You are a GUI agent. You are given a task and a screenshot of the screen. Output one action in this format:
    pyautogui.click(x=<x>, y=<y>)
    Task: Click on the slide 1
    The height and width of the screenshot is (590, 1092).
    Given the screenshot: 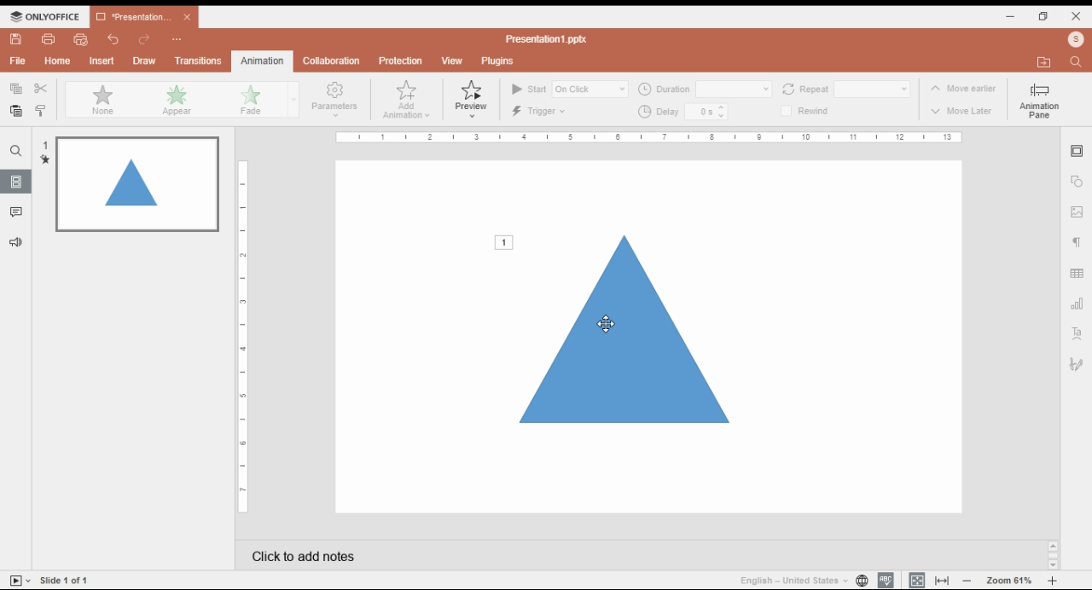 What is the action you would take?
    pyautogui.click(x=130, y=182)
    